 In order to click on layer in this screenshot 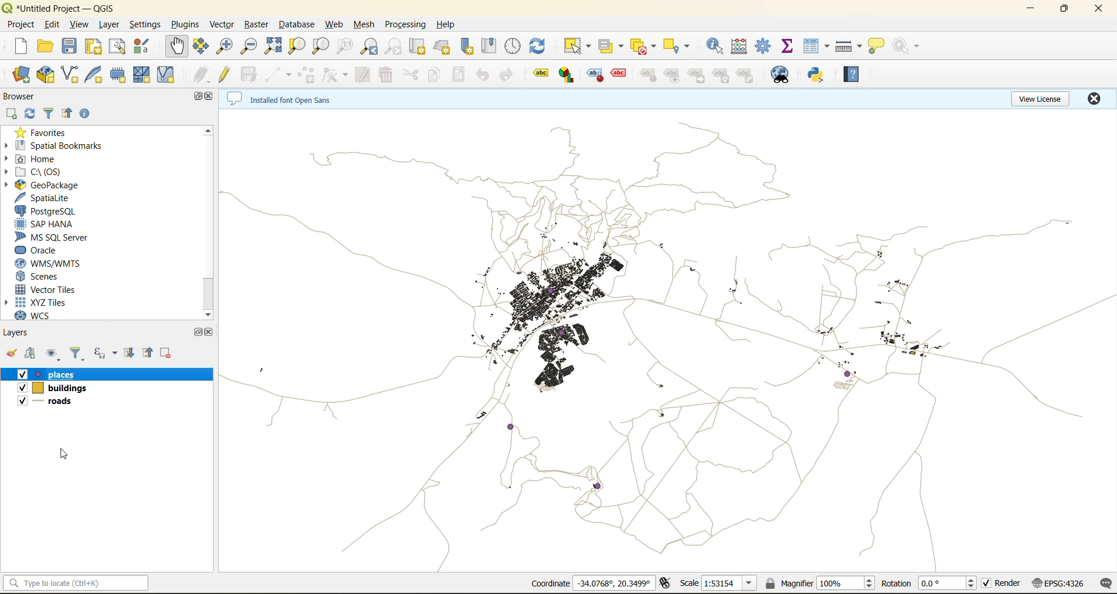, I will do `click(107, 25)`.